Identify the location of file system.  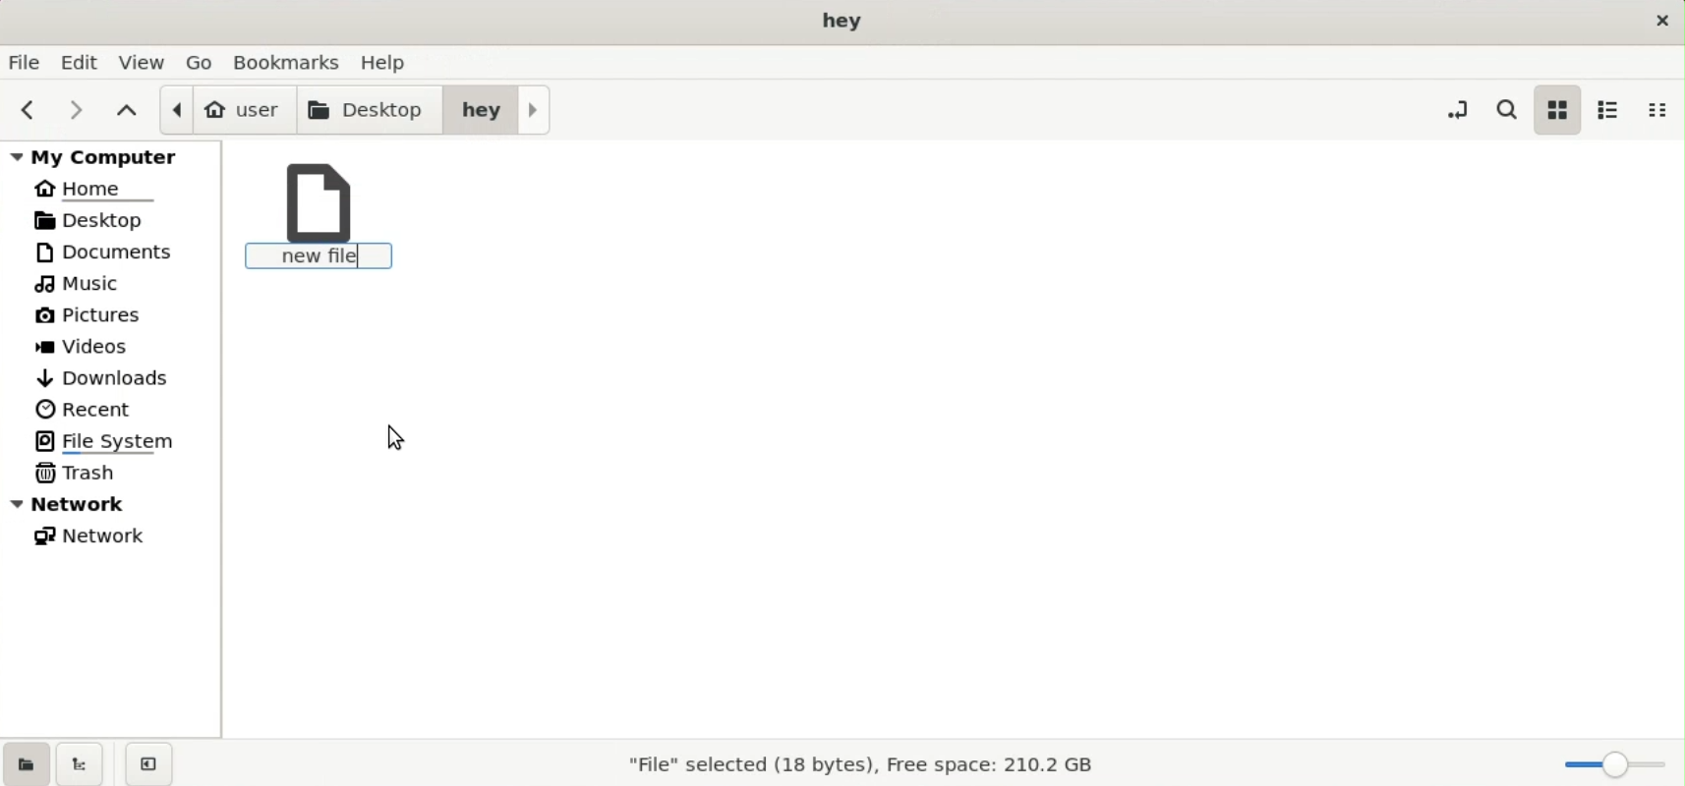
(113, 440).